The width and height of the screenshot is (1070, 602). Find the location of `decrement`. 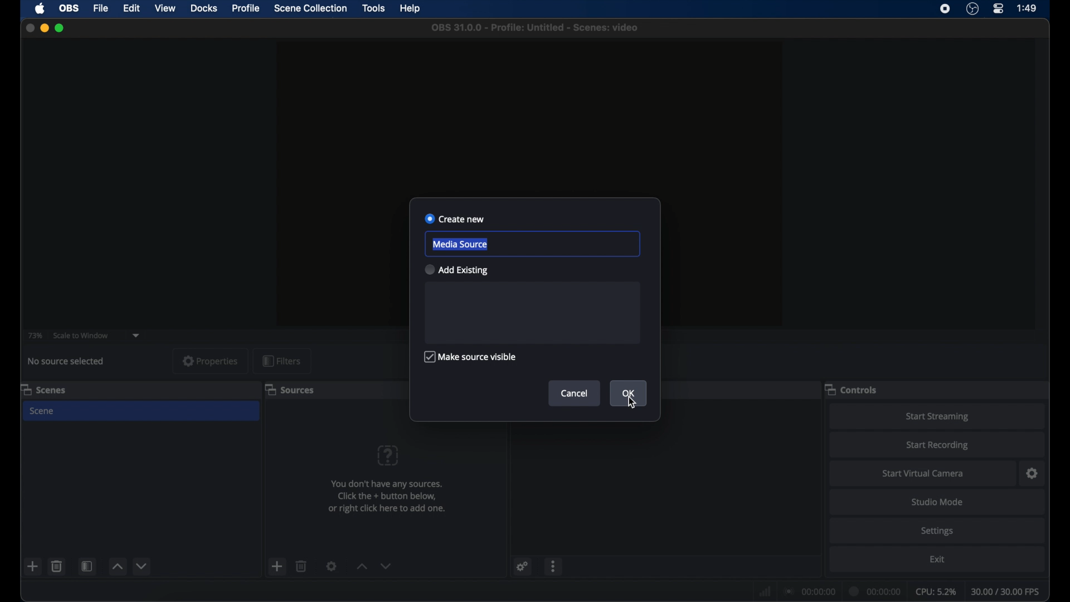

decrement is located at coordinates (143, 565).